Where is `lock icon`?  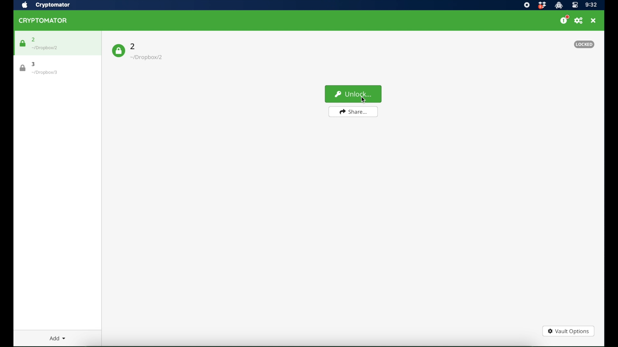 lock icon is located at coordinates (23, 68).